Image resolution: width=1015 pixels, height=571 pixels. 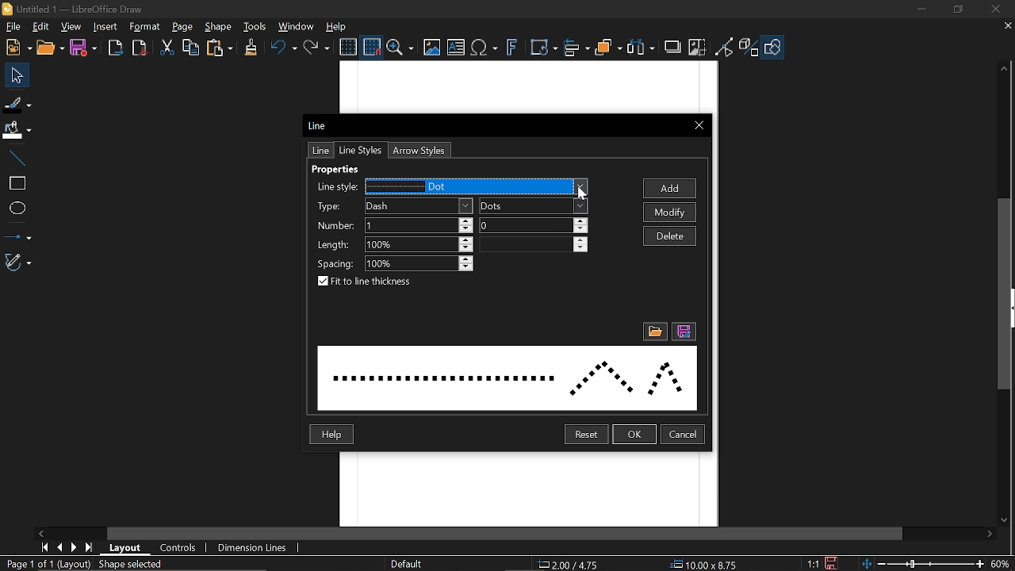 I want to click on Number, so click(x=418, y=225).